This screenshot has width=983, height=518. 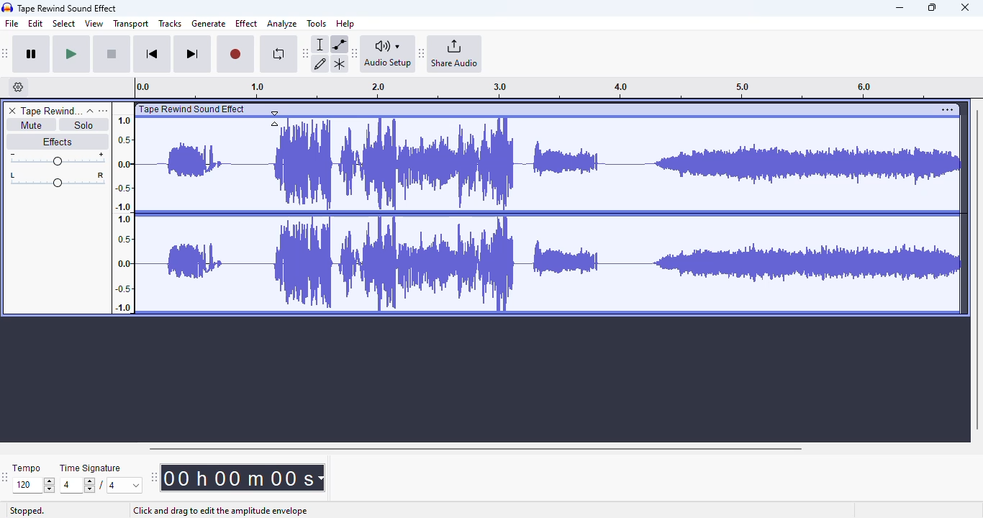 I want to click on analyze, so click(x=282, y=24).